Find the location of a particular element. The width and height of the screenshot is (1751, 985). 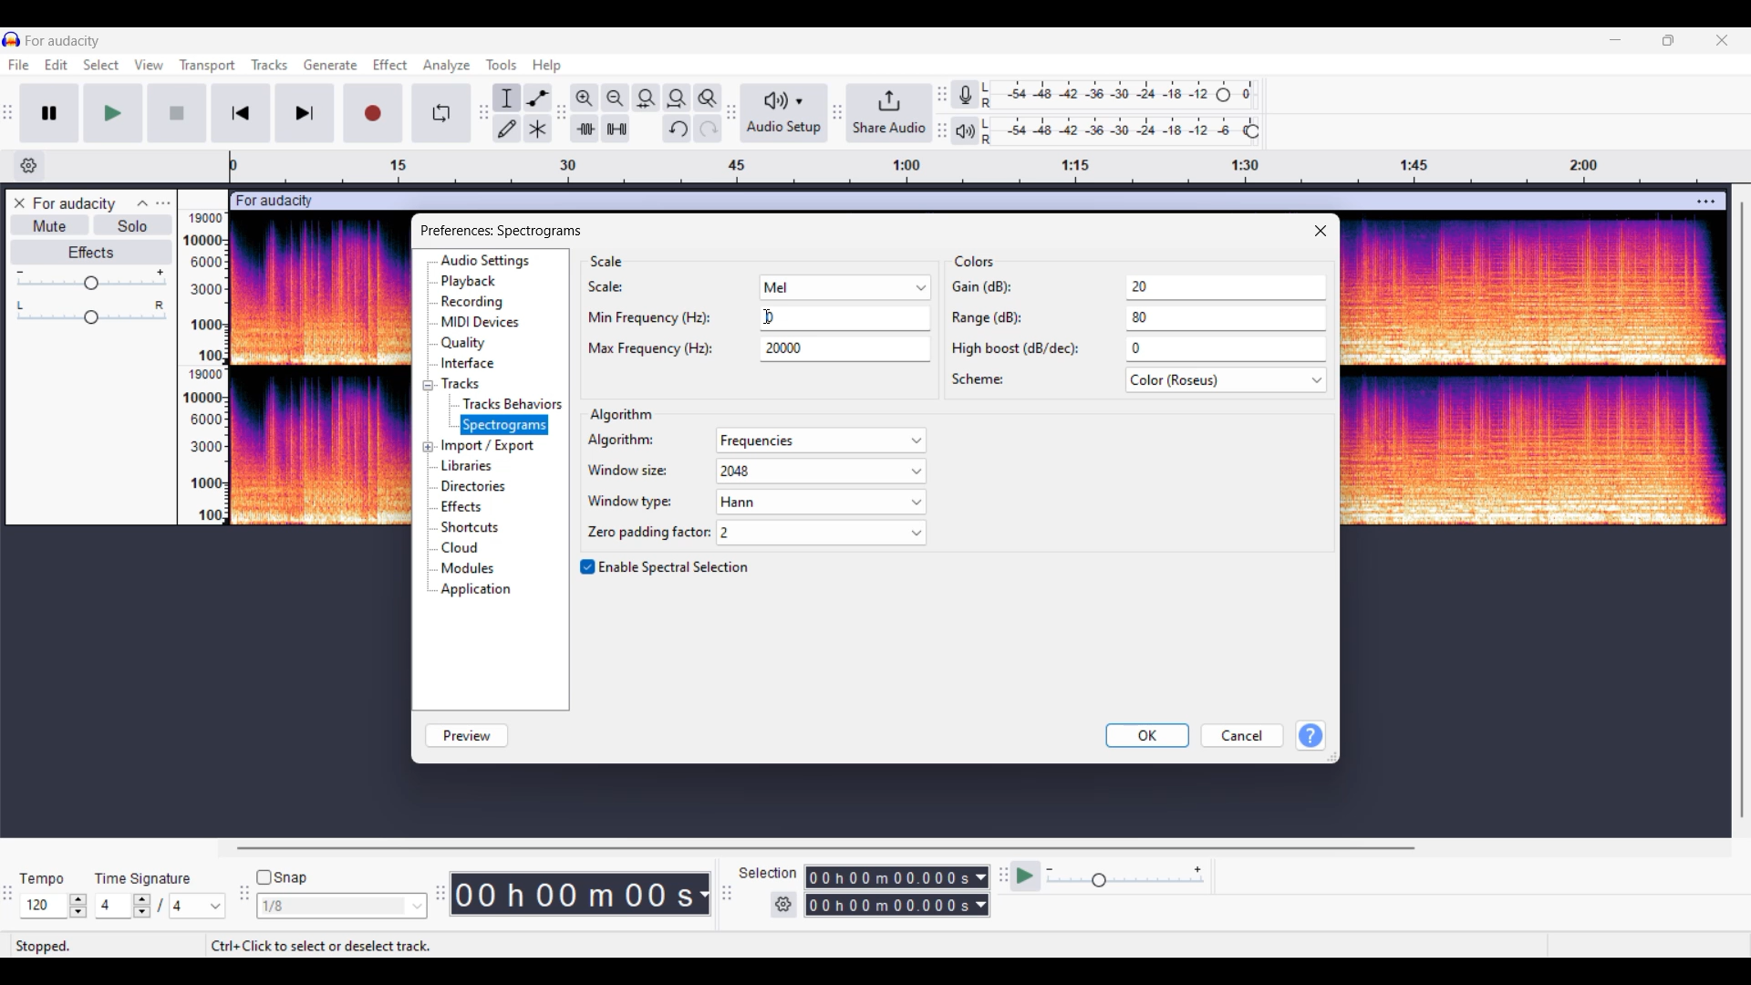

shortcuts is located at coordinates (480, 528).